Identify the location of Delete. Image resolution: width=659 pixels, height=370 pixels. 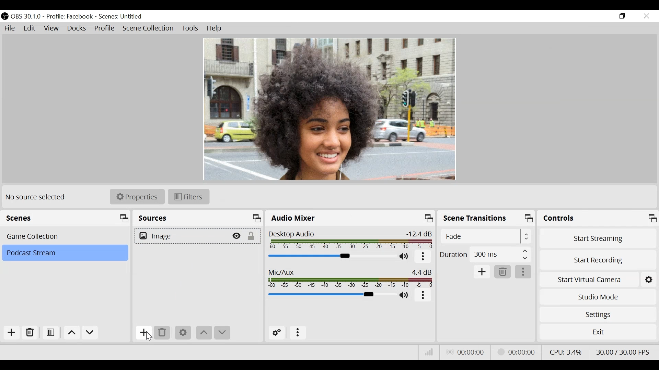
(163, 333).